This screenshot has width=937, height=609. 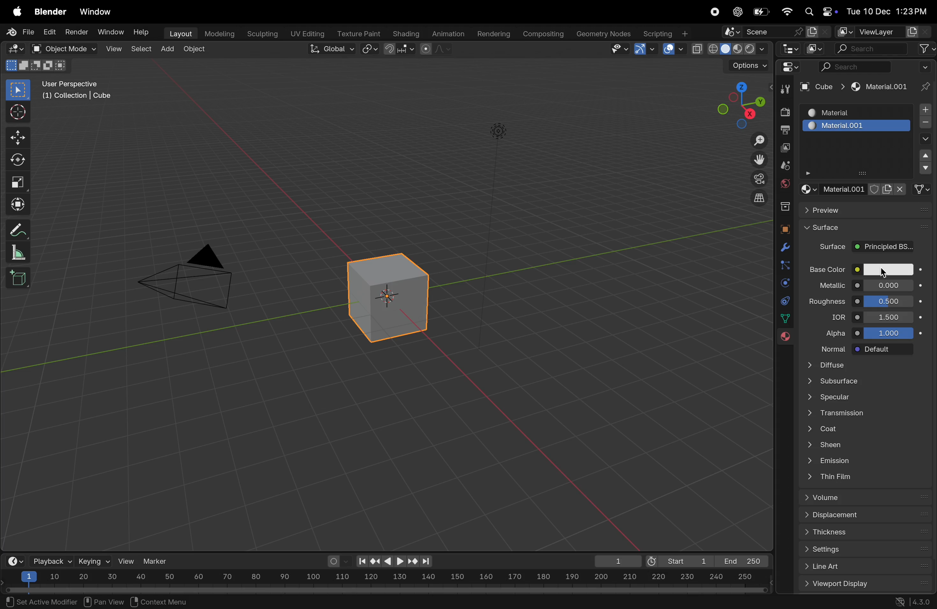 What do you see at coordinates (783, 205) in the screenshot?
I see `collection` at bounding box center [783, 205].